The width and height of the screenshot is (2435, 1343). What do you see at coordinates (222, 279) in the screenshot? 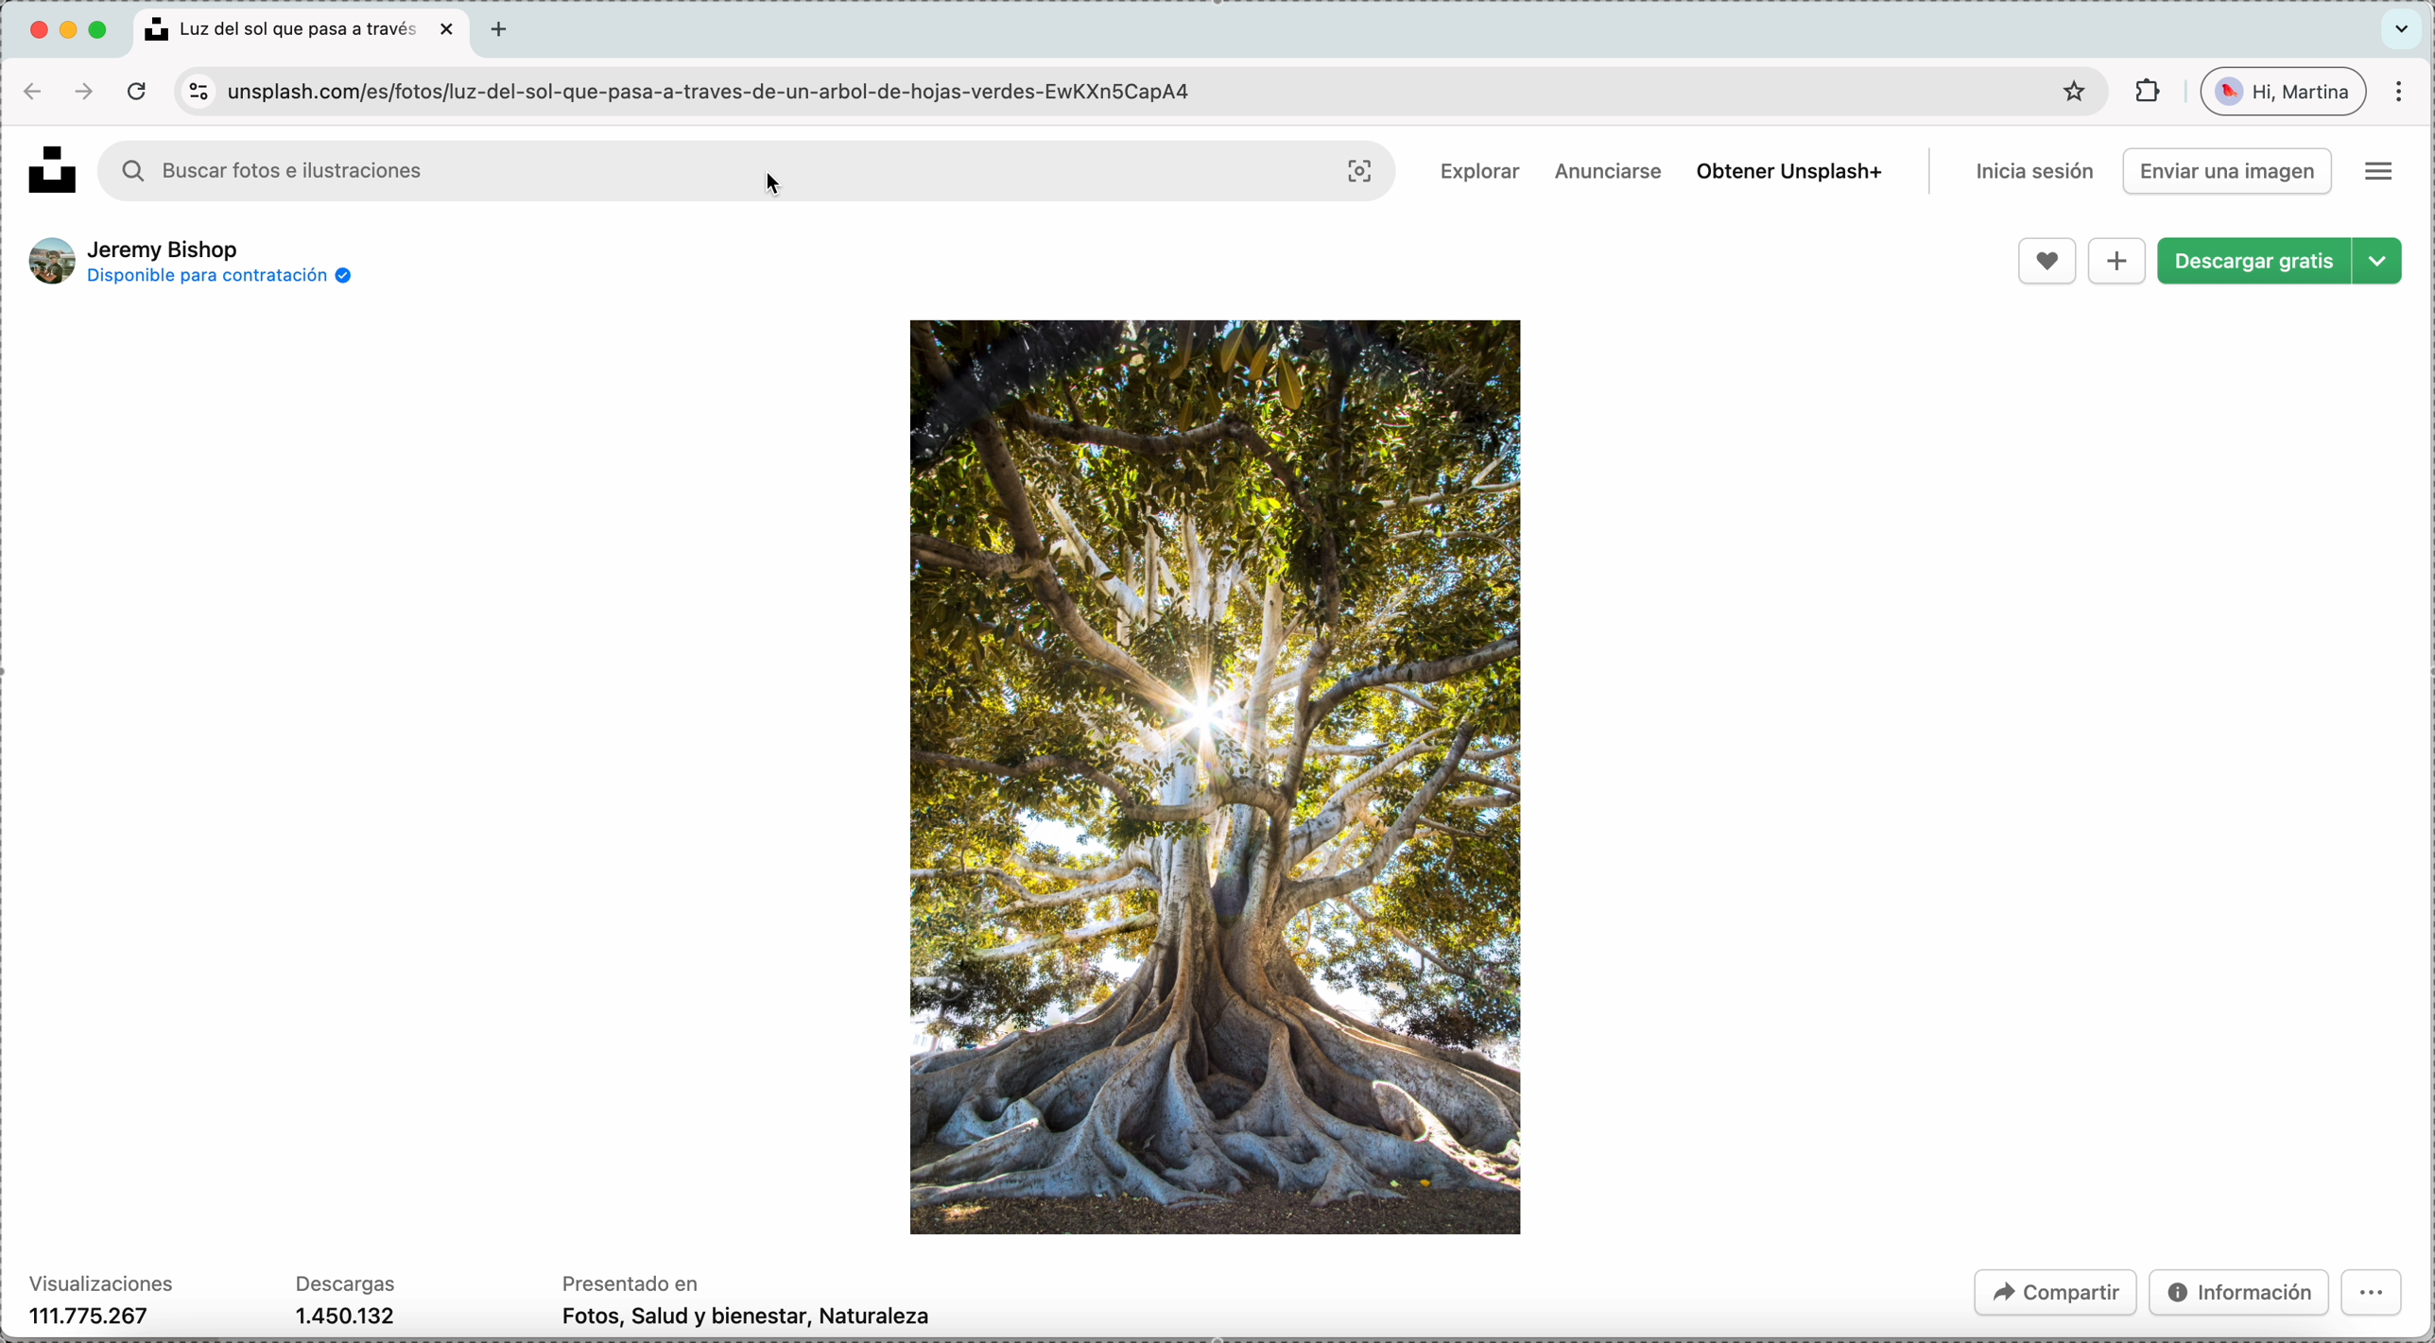
I see `disponible para contraction` at bounding box center [222, 279].